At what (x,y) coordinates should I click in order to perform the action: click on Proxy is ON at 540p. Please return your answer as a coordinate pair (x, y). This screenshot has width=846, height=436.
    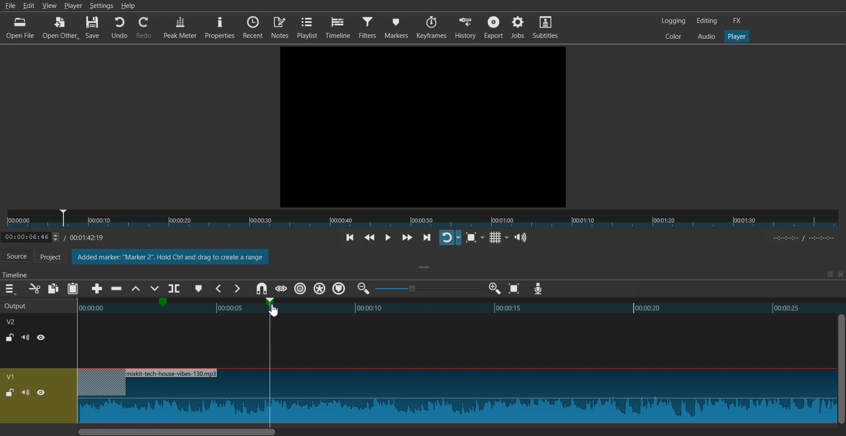
    Looking at the image, I should click on (171, 258).